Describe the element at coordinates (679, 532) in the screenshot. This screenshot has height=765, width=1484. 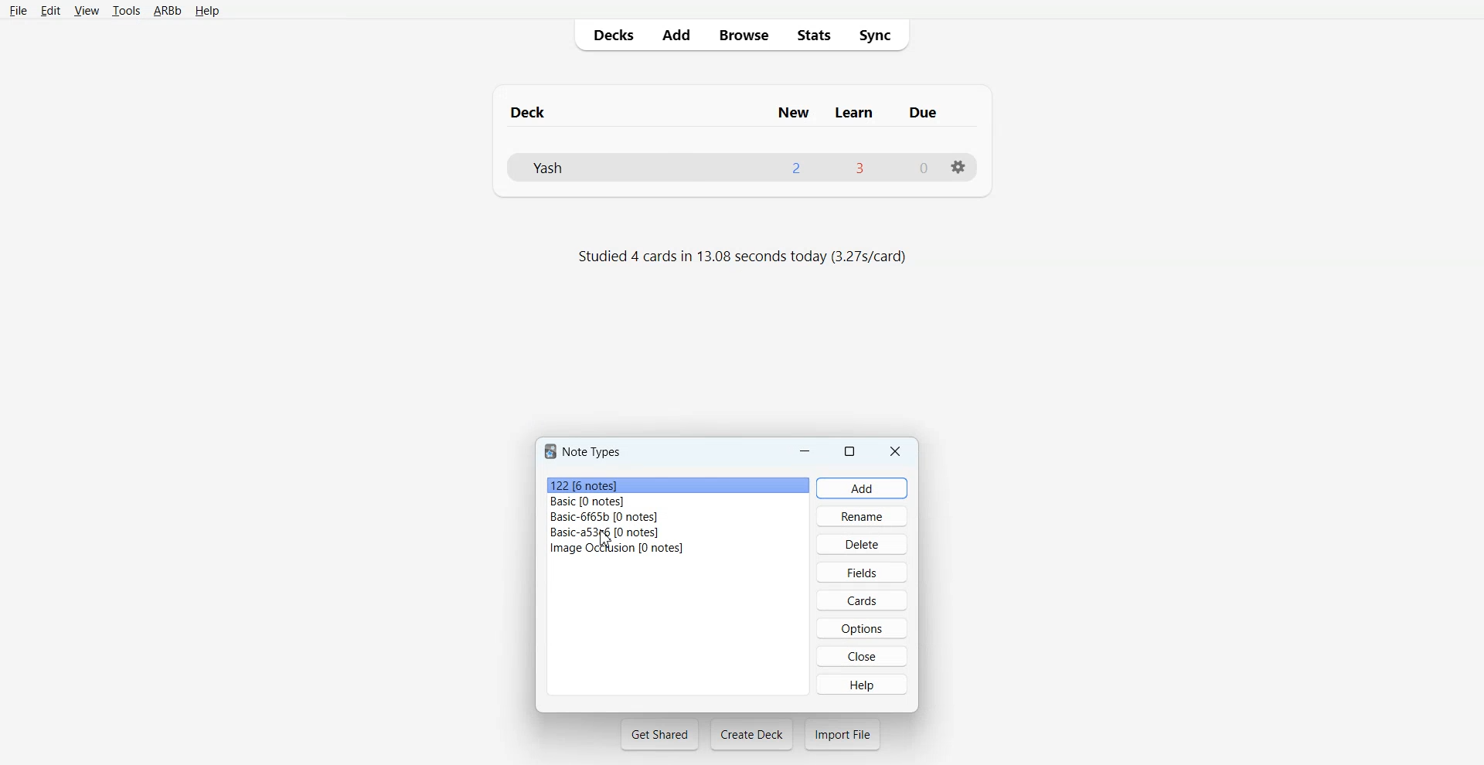
I see `Basic-a53r6` at that location.